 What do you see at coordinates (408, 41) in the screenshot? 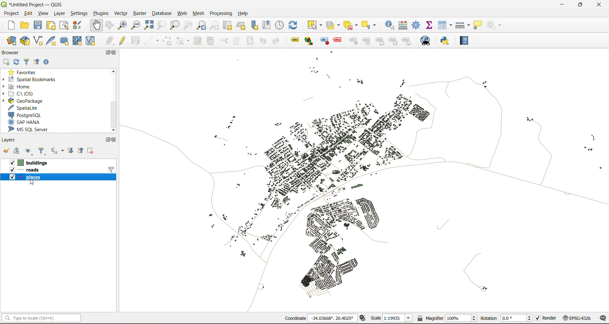
I see `change label properties` at bounding box center [408, 41].